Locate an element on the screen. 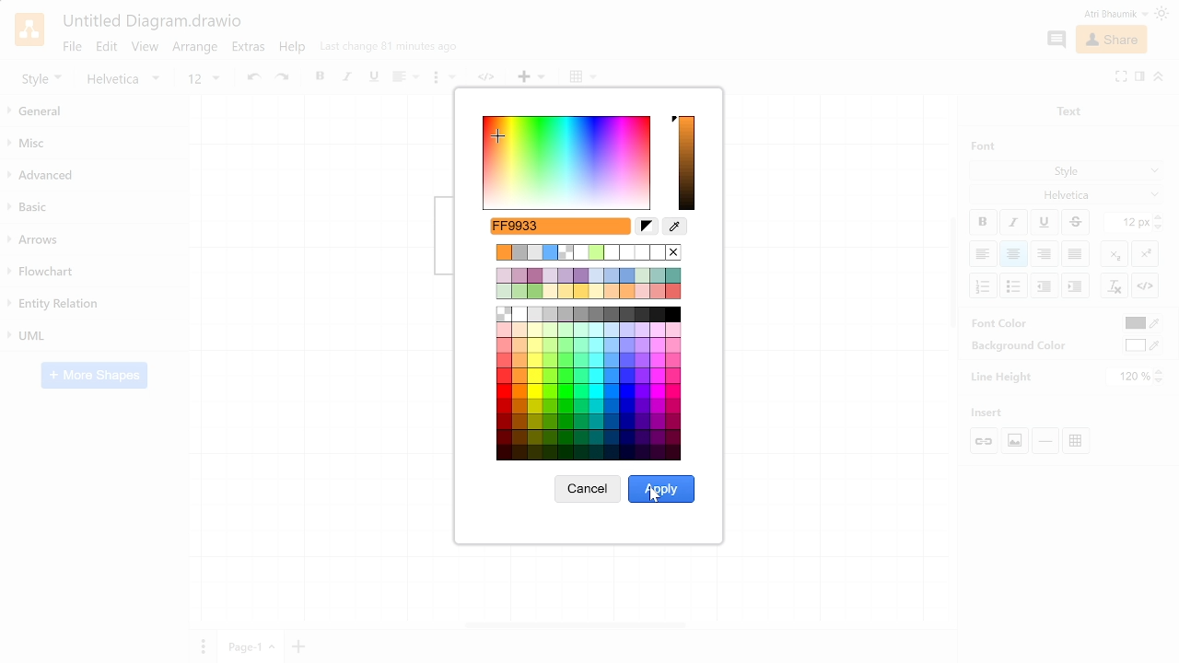 The image size is (1179, 663). Font family is located at coordinates (1068, 193).